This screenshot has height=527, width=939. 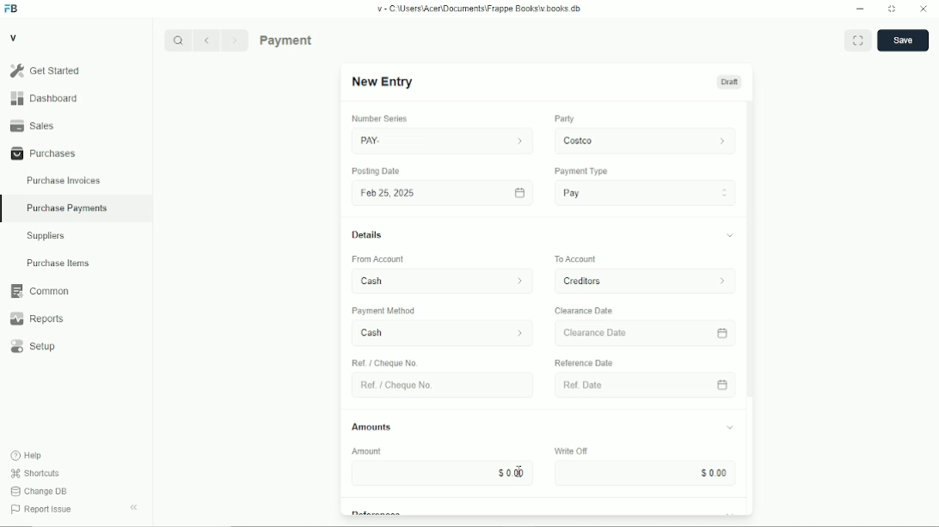 I want to click on Gel Started, so click(x=76, y=70).